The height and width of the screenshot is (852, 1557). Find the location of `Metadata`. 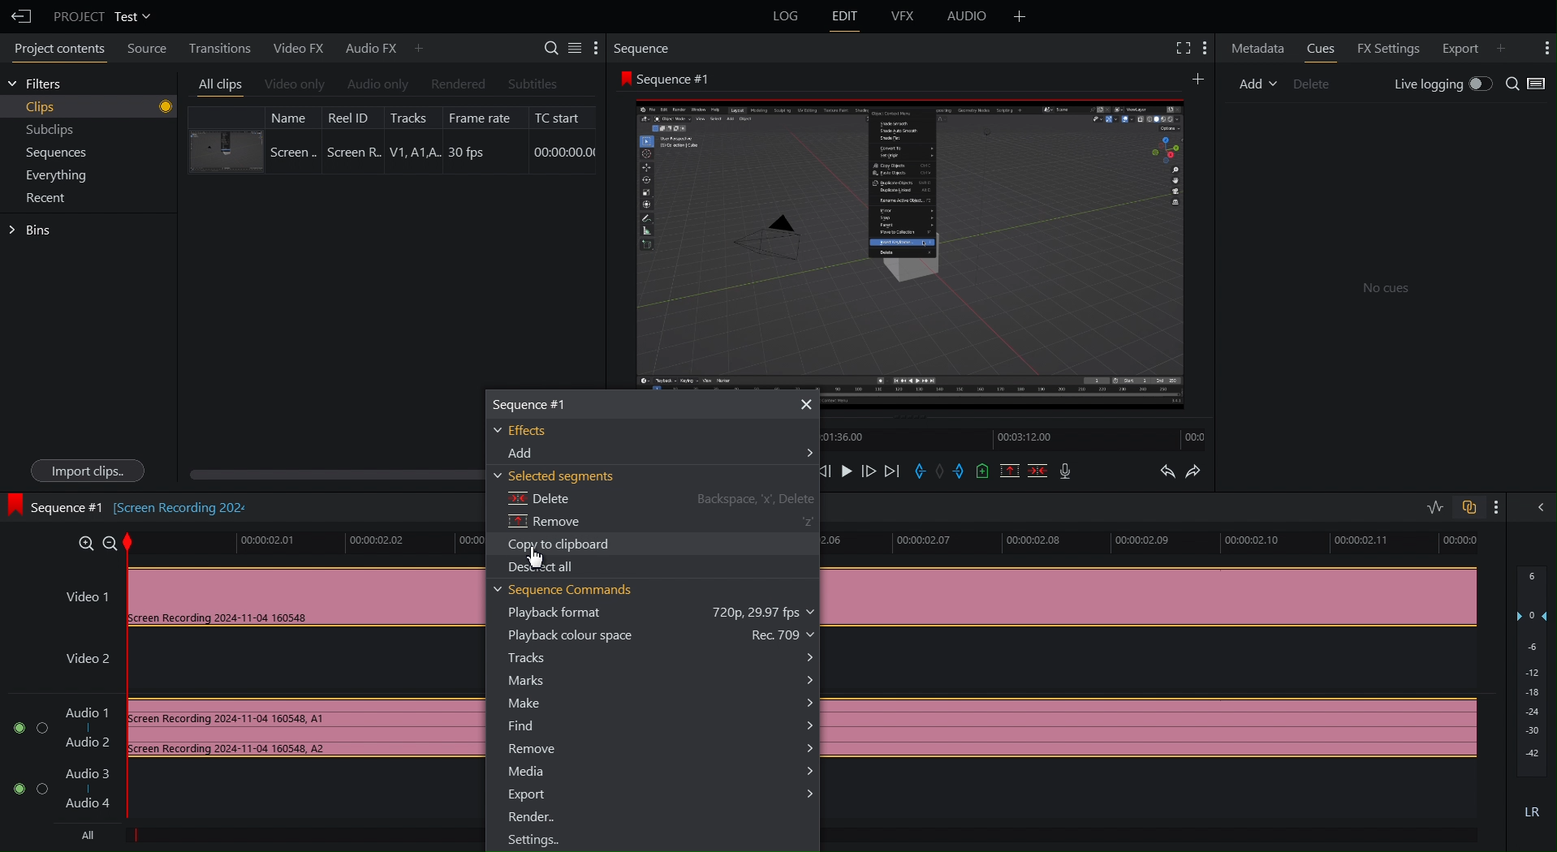

Metadata is located at coordinates (1256, 49).